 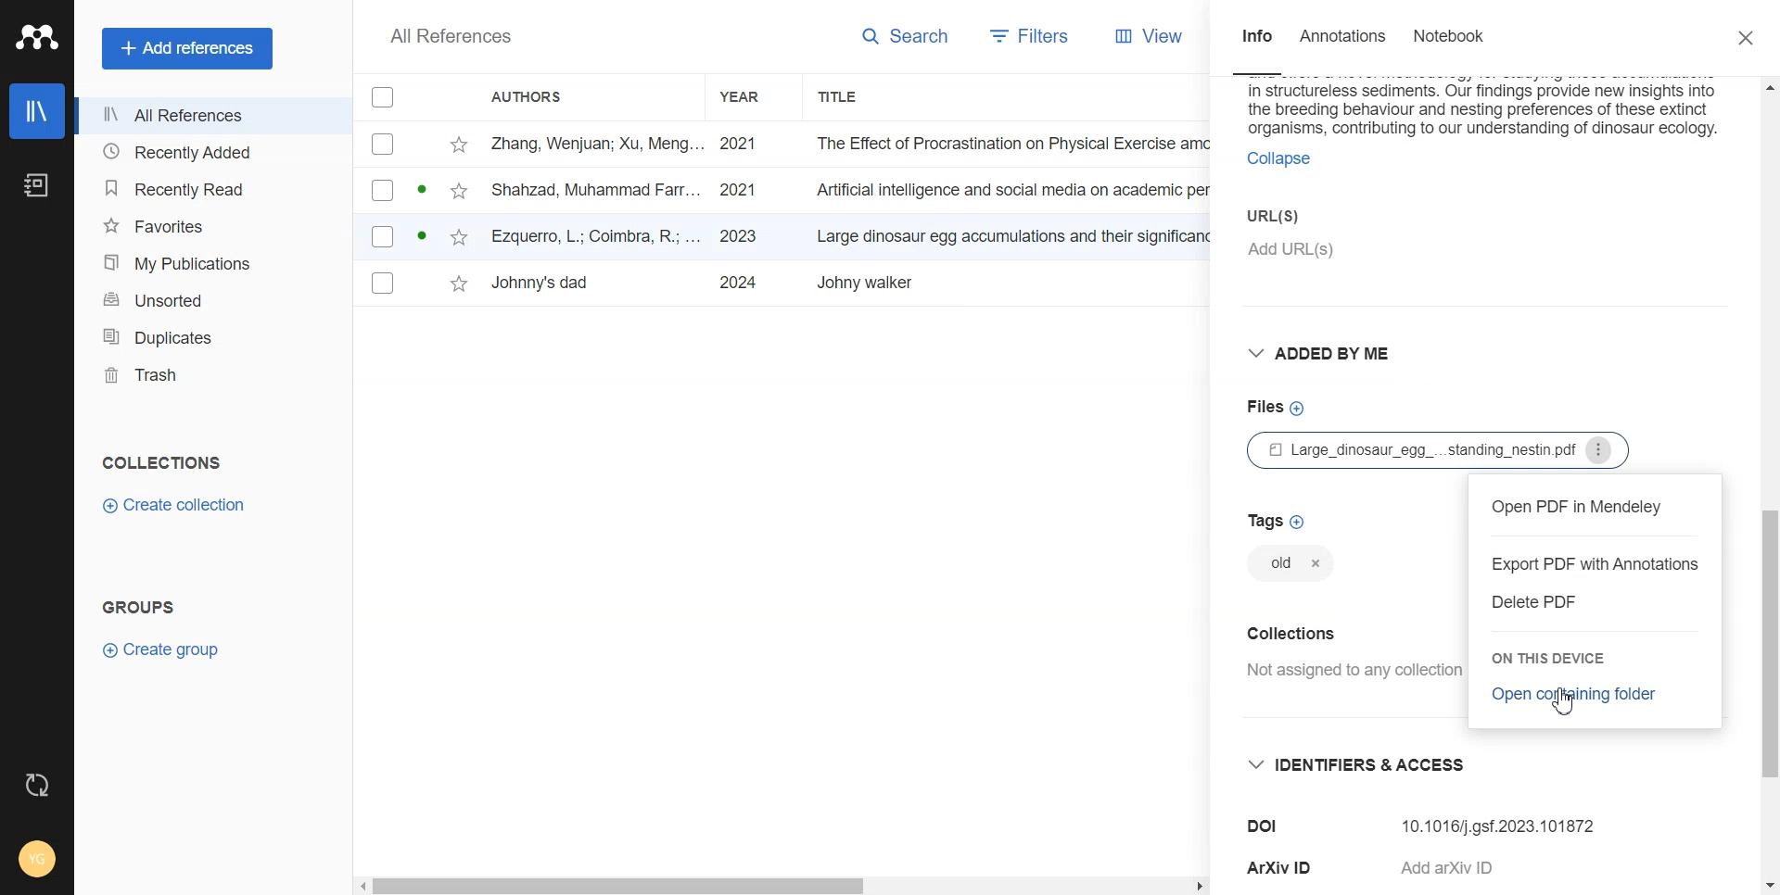 I want to click on Account, so click(x=37, y=860).